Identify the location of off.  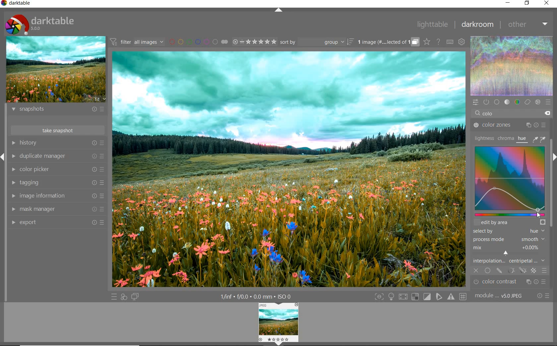
(476, 270).